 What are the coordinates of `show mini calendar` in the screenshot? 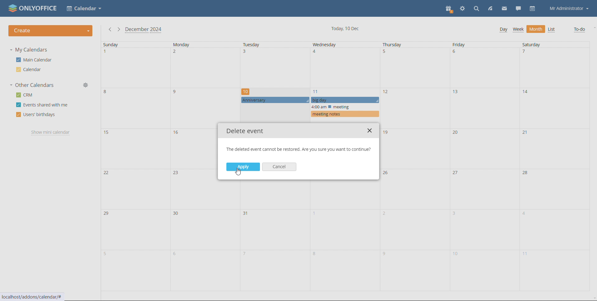 It's located at (49, 133).